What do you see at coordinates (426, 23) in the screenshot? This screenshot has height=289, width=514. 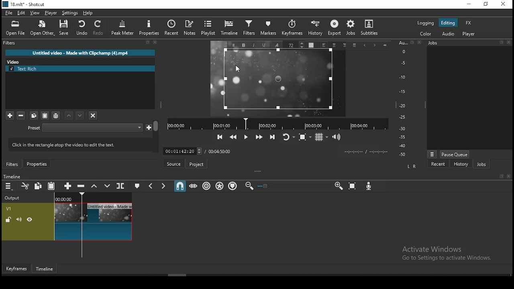 I see `logging` at bounding box center [426, 23].